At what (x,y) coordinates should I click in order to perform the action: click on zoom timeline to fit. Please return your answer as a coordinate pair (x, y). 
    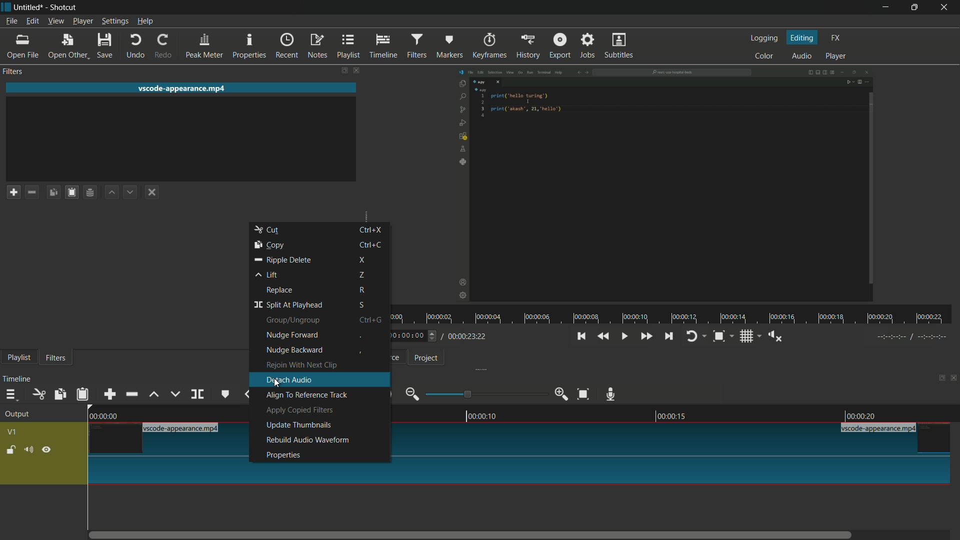
    Looking at the image, I should click on (583, 395).